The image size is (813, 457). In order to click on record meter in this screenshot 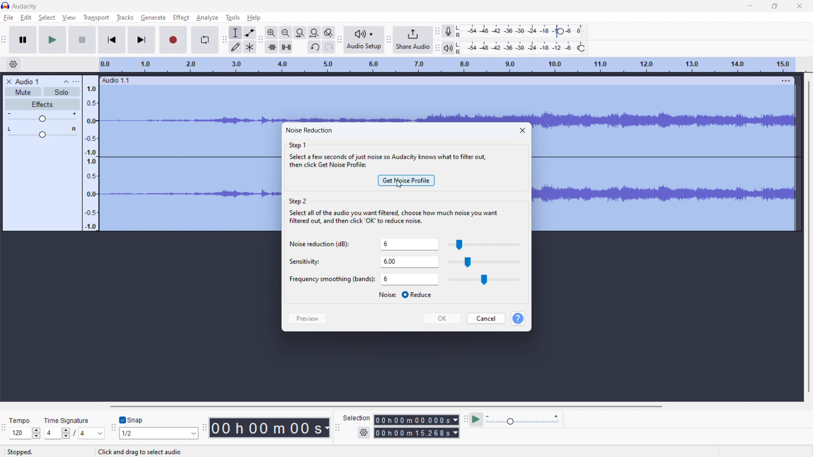, I will do `click(522, 31)`.